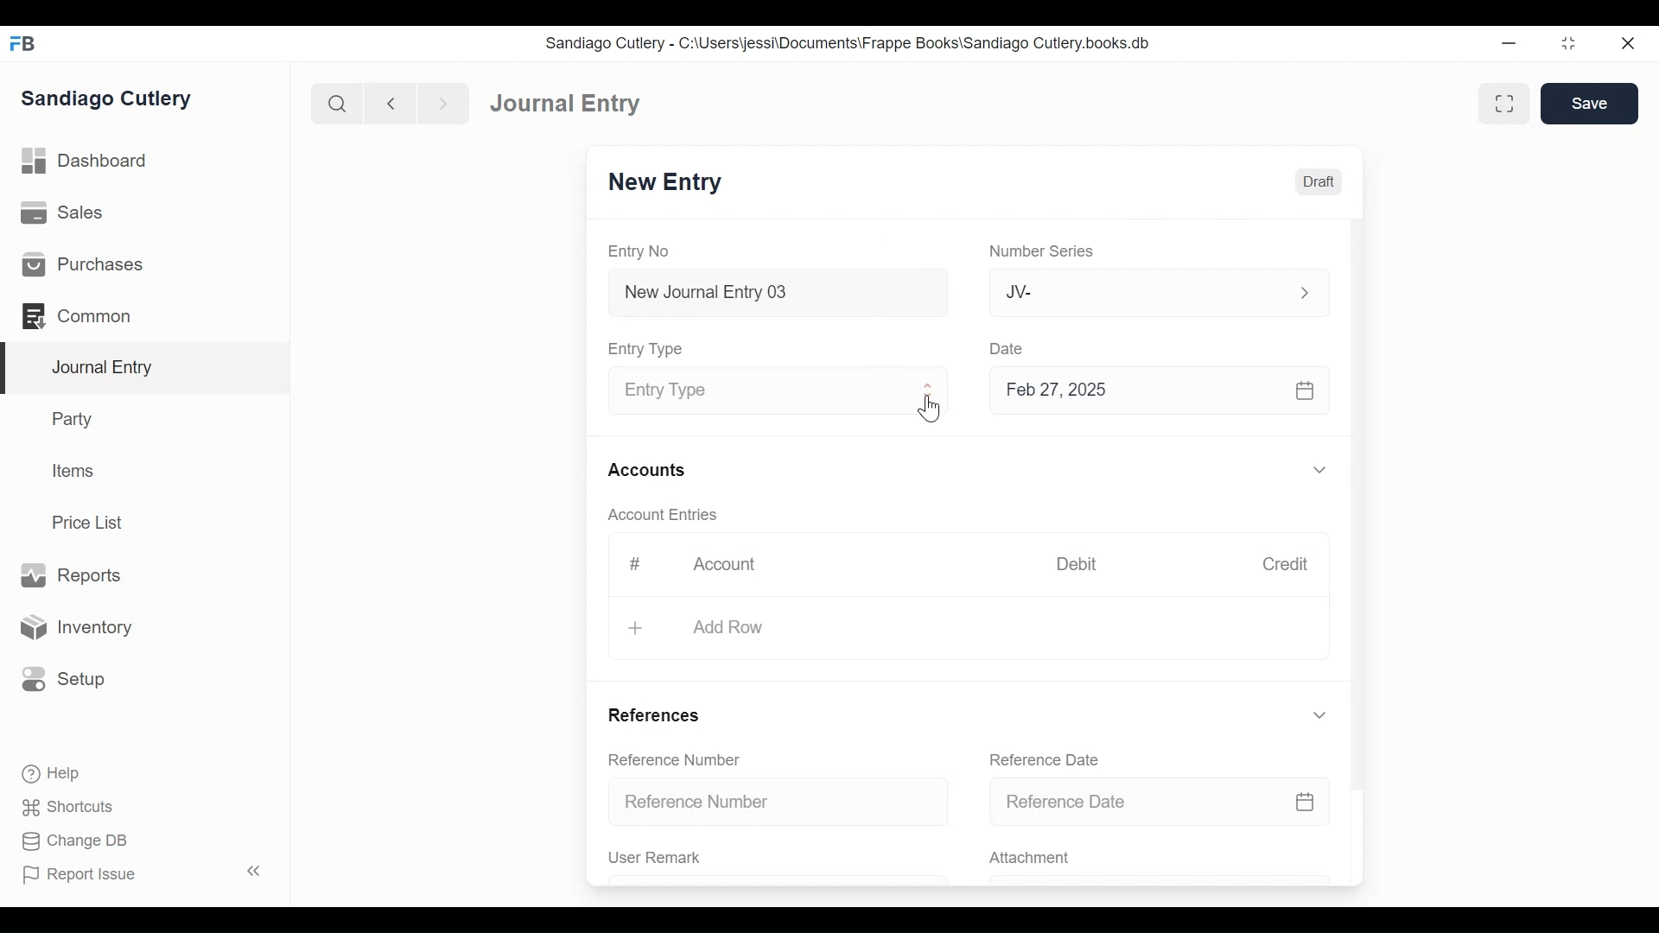  What do you see at coordinates (1156, 391) in the screenshot?
I see `Feb 27, 2025` at bounding box center [1156, 391].